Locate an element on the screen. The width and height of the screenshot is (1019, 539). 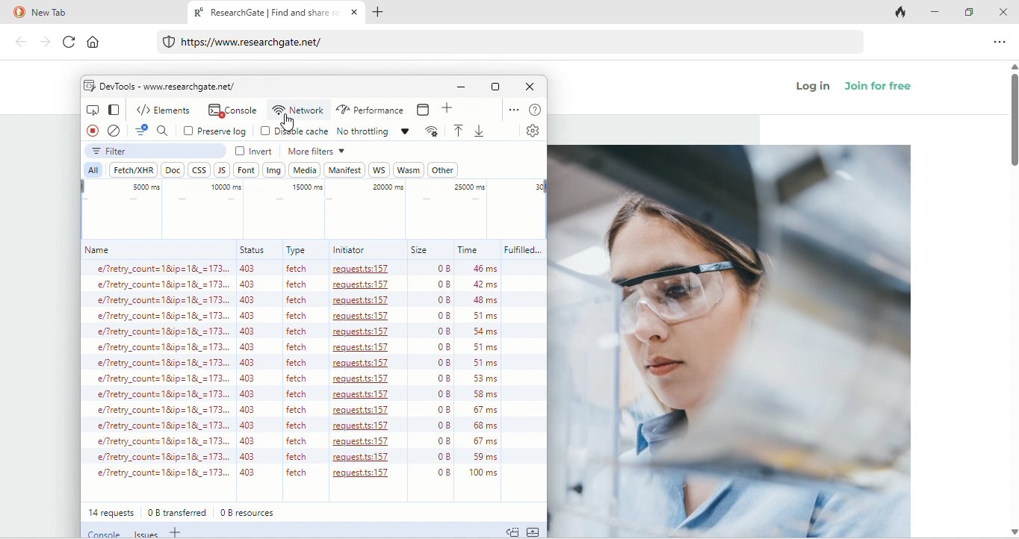
0 b resources is located at coordinates (251, 512).